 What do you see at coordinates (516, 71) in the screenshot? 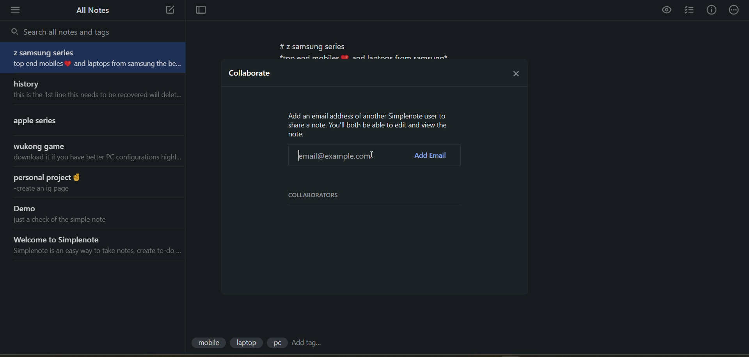
I see `close` at bounding box center [516, 71].